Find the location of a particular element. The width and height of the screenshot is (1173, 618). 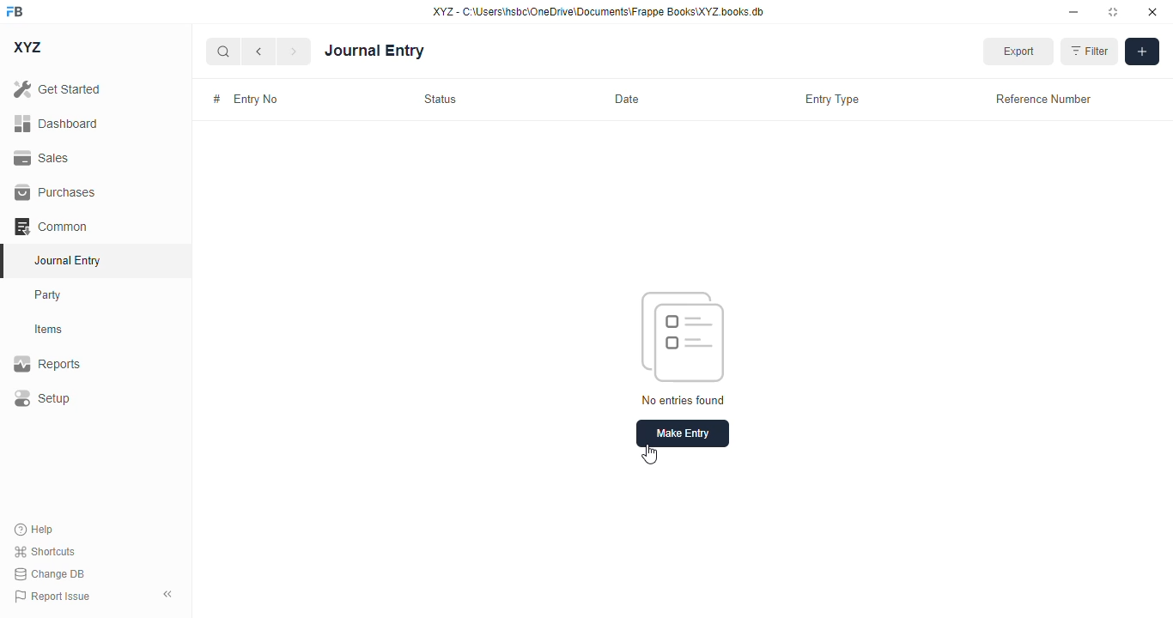

filter is located at coordinates (1088, 51).